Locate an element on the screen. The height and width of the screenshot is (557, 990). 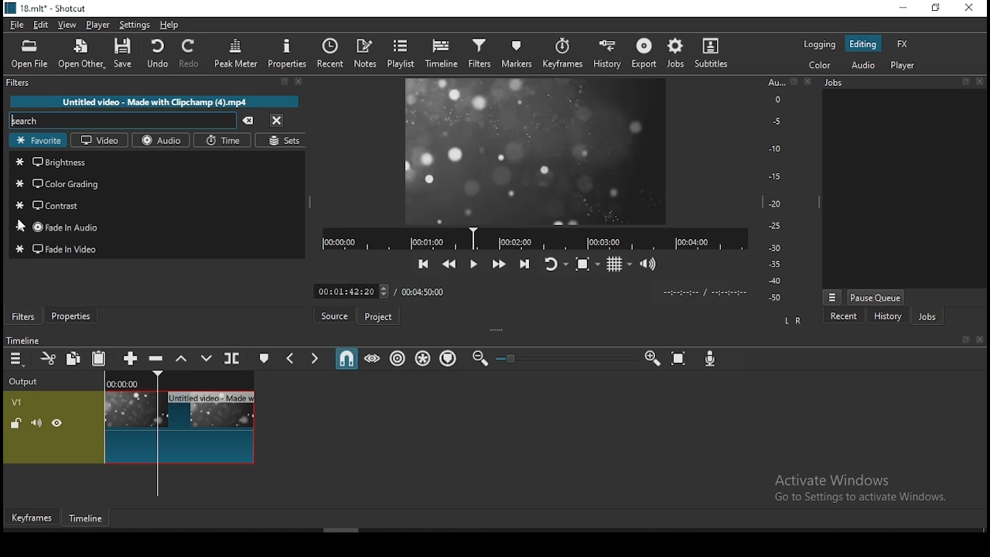
close menu is located at coordinates (278, 120).